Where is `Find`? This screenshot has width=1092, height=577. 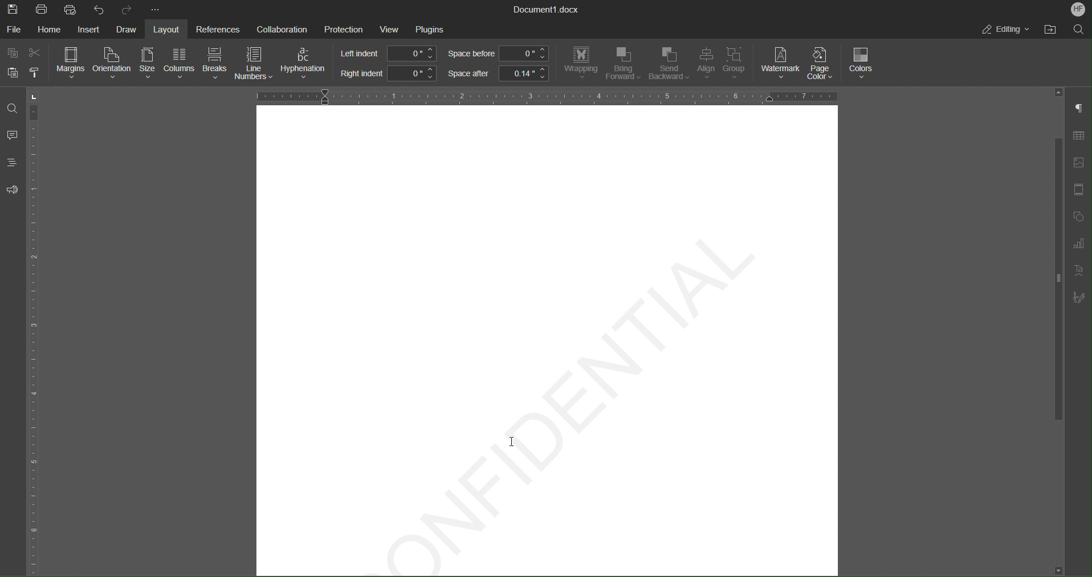
Find is located at coordinates (11, 108).